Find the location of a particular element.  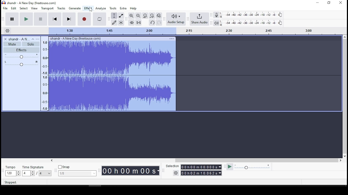

playback level  is located at coordinates (252, 23).